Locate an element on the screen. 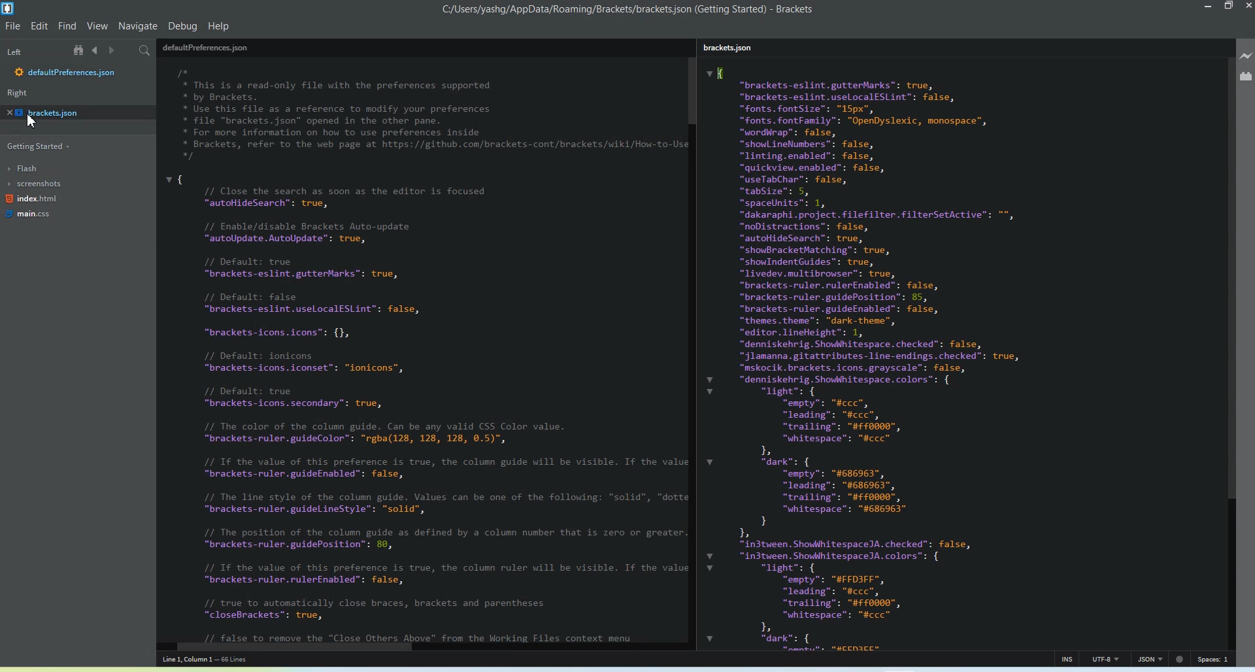  Vertical Scroll bar is located at coordinates (694, 344).